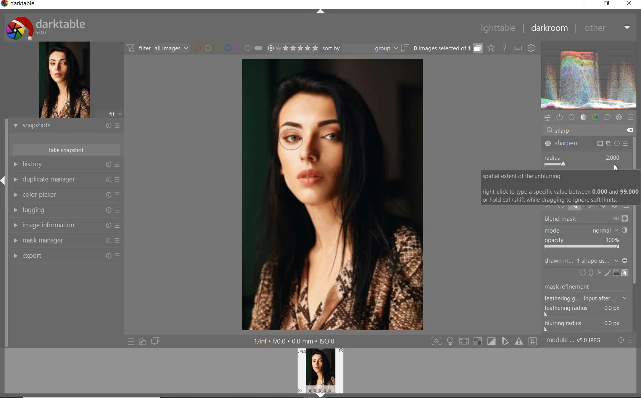 The width and height of the screenshot is (641, 398). Describe the element at coordinates (66, 210) in the screenshot. I see `tagging` at that location.